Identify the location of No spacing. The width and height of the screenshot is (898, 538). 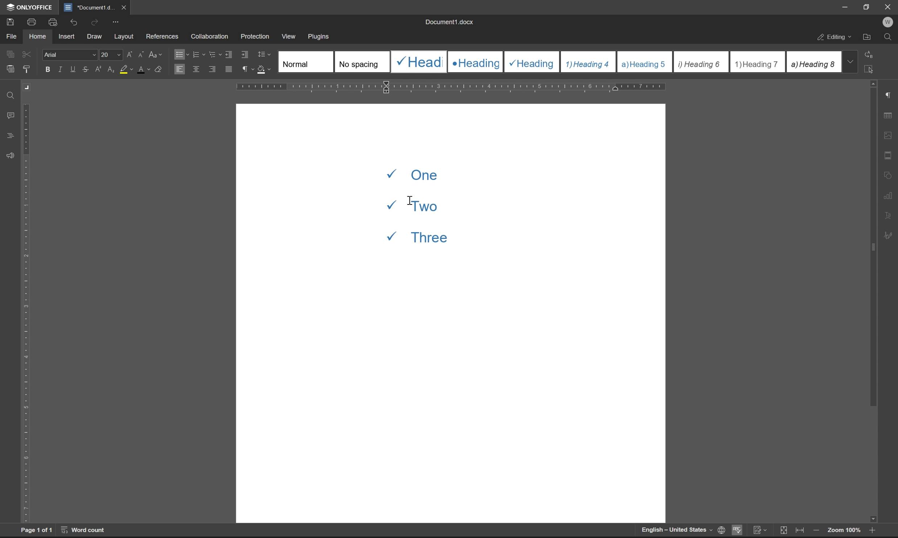
(361, 62).